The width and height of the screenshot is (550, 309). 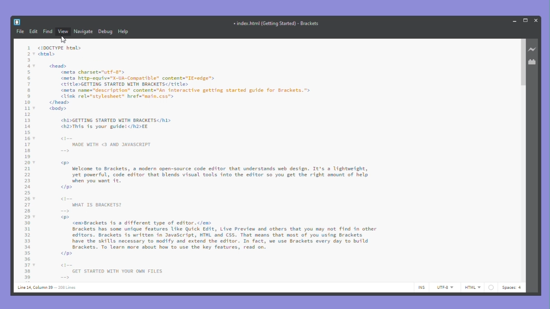 What do you see at coordinates (215, 175) in the screenshot?
I see `<p> Welcome to Brackets, a modern open-source code editor that understands web design. It's a lightweight, yet powerful, code editor that blends visual tools into the editor so you get the right amount of help when you want it.</p>` at bounding box center [215, 175].